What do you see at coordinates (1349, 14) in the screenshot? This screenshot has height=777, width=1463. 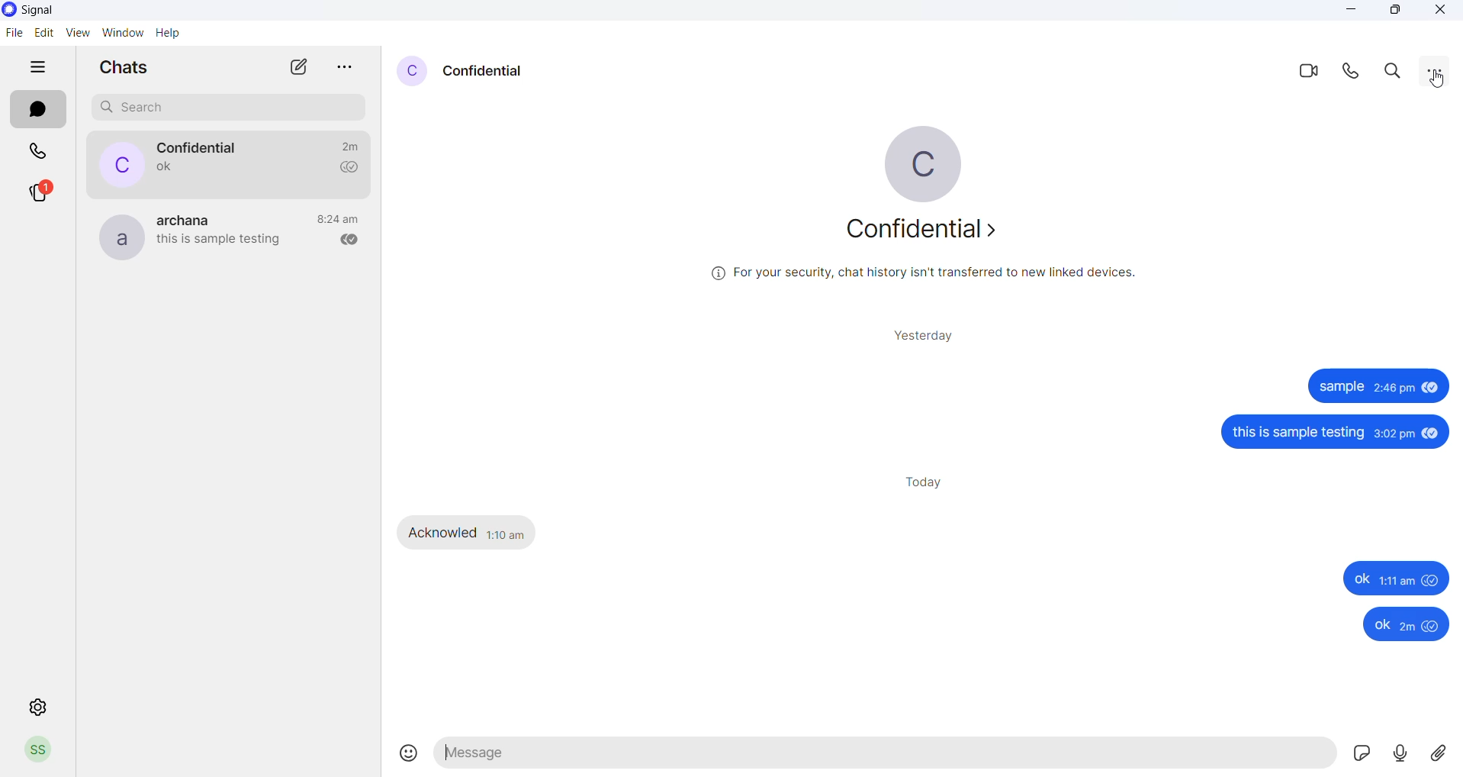 I see `minimize` at bounding box center [1349, 14].